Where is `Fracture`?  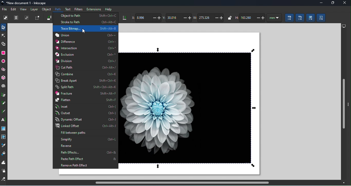
Fracture is located at coordinates (85, 93).